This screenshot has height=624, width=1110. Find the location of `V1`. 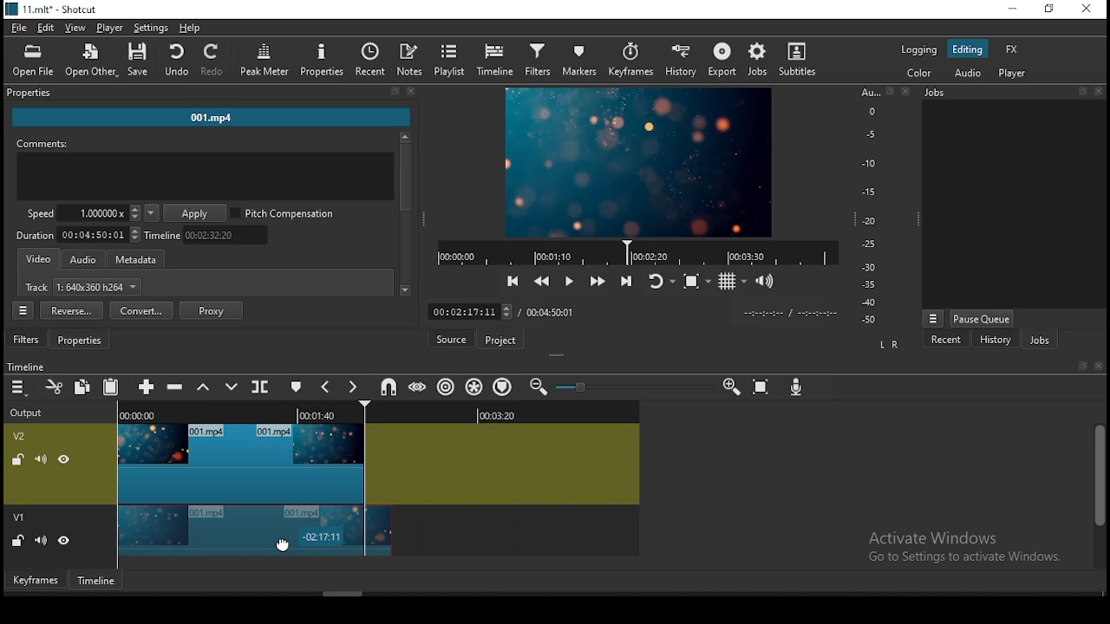

V1 is located at coordinates (21, 518).